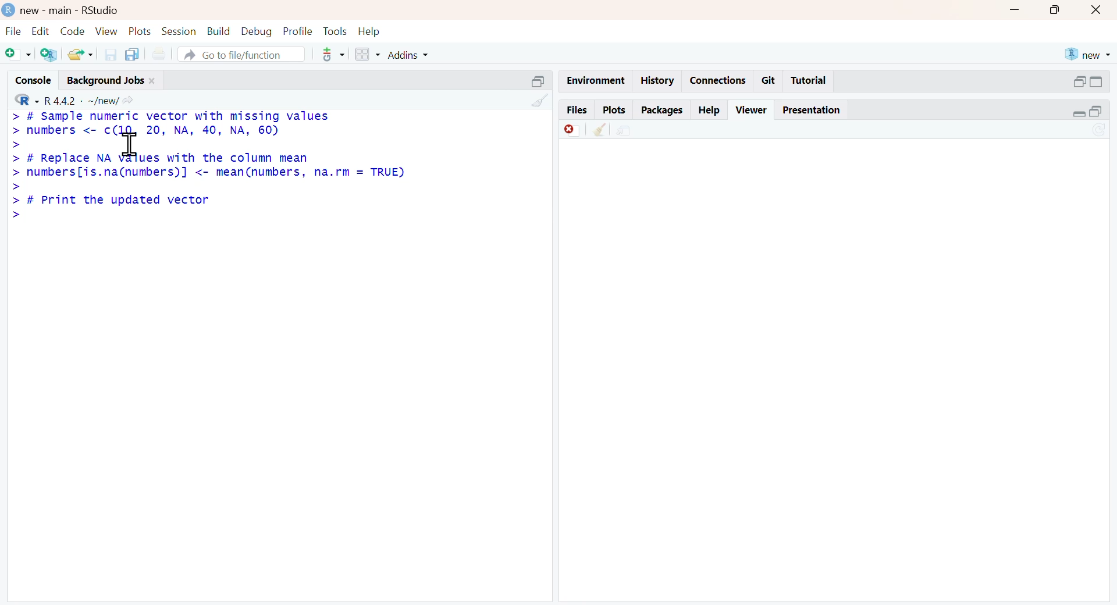 Image resolution: width=1117 pixels, height=605 pixels. I want to click on print, so click(159, 54).